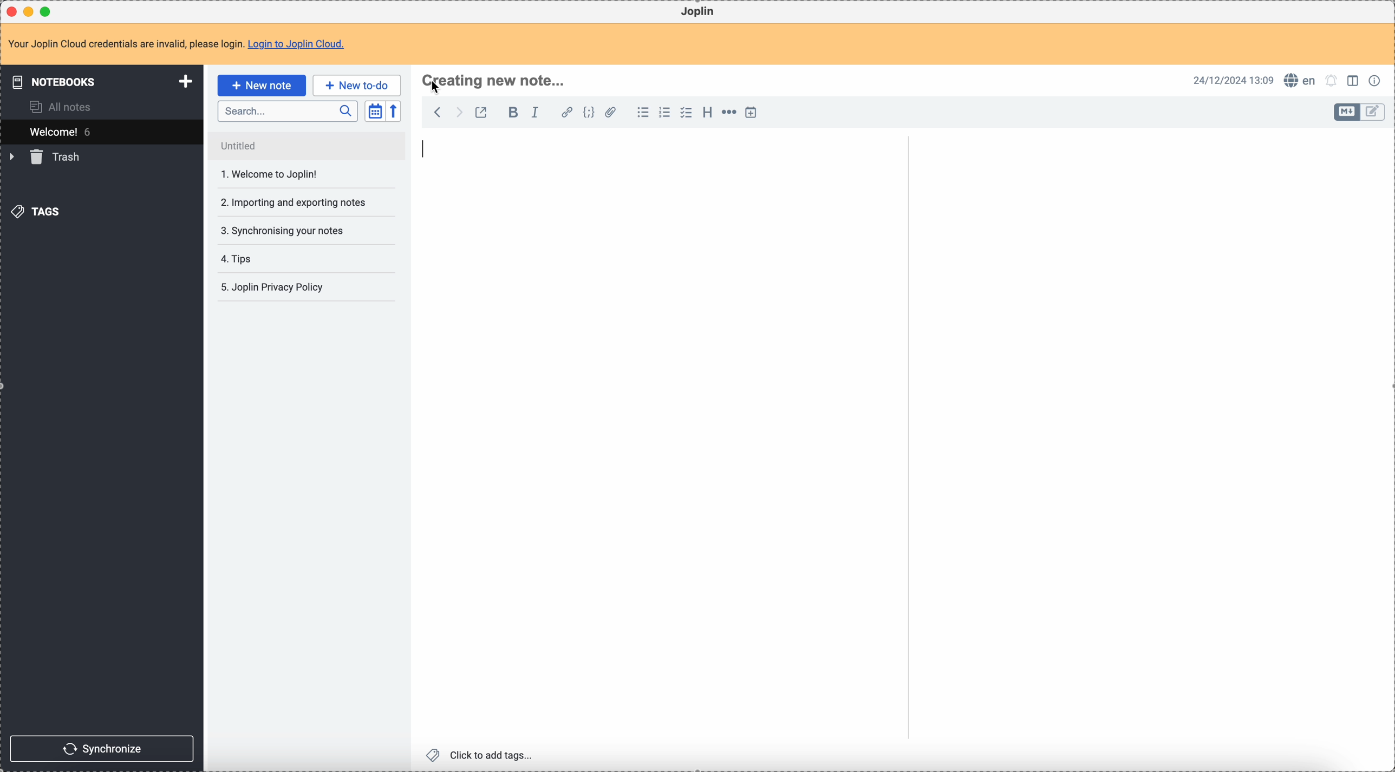 The height and width of the screenshot is (772, 1395). What do you see at coordinates (666, 113) in the screenshot?
I see `numbered list` at bounding box center [666, 113].